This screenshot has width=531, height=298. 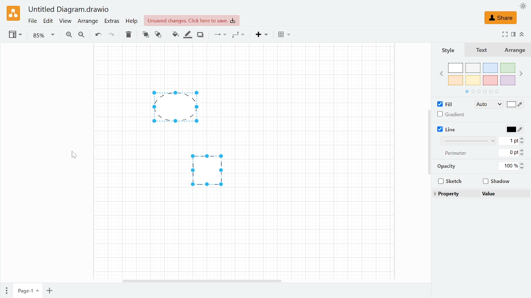 I want to click on next, so click(x=522, y=73).